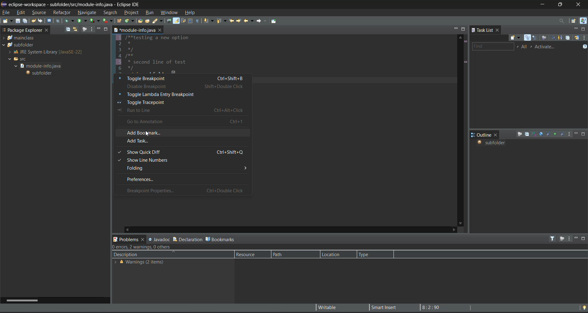 The image size is (588, 313). What do you see at coordinates (87, 12) in the screenshot?
I see `navigate` at bounding box center [87, 12].